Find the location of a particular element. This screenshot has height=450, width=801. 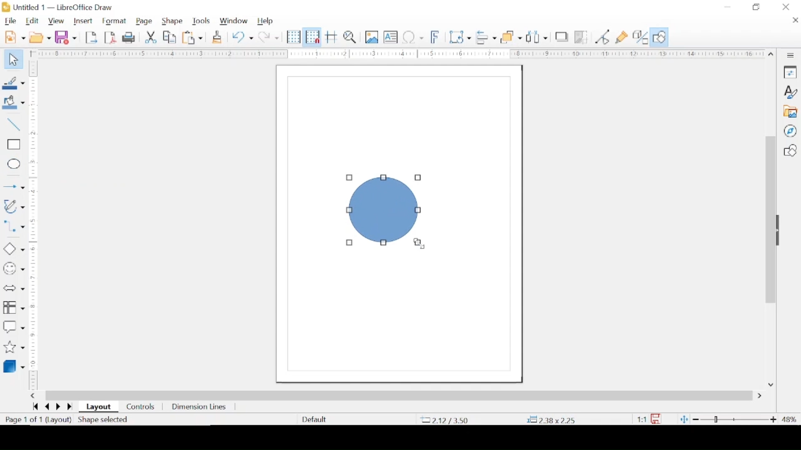

this document has been modified is located at coordinates (650, 418).